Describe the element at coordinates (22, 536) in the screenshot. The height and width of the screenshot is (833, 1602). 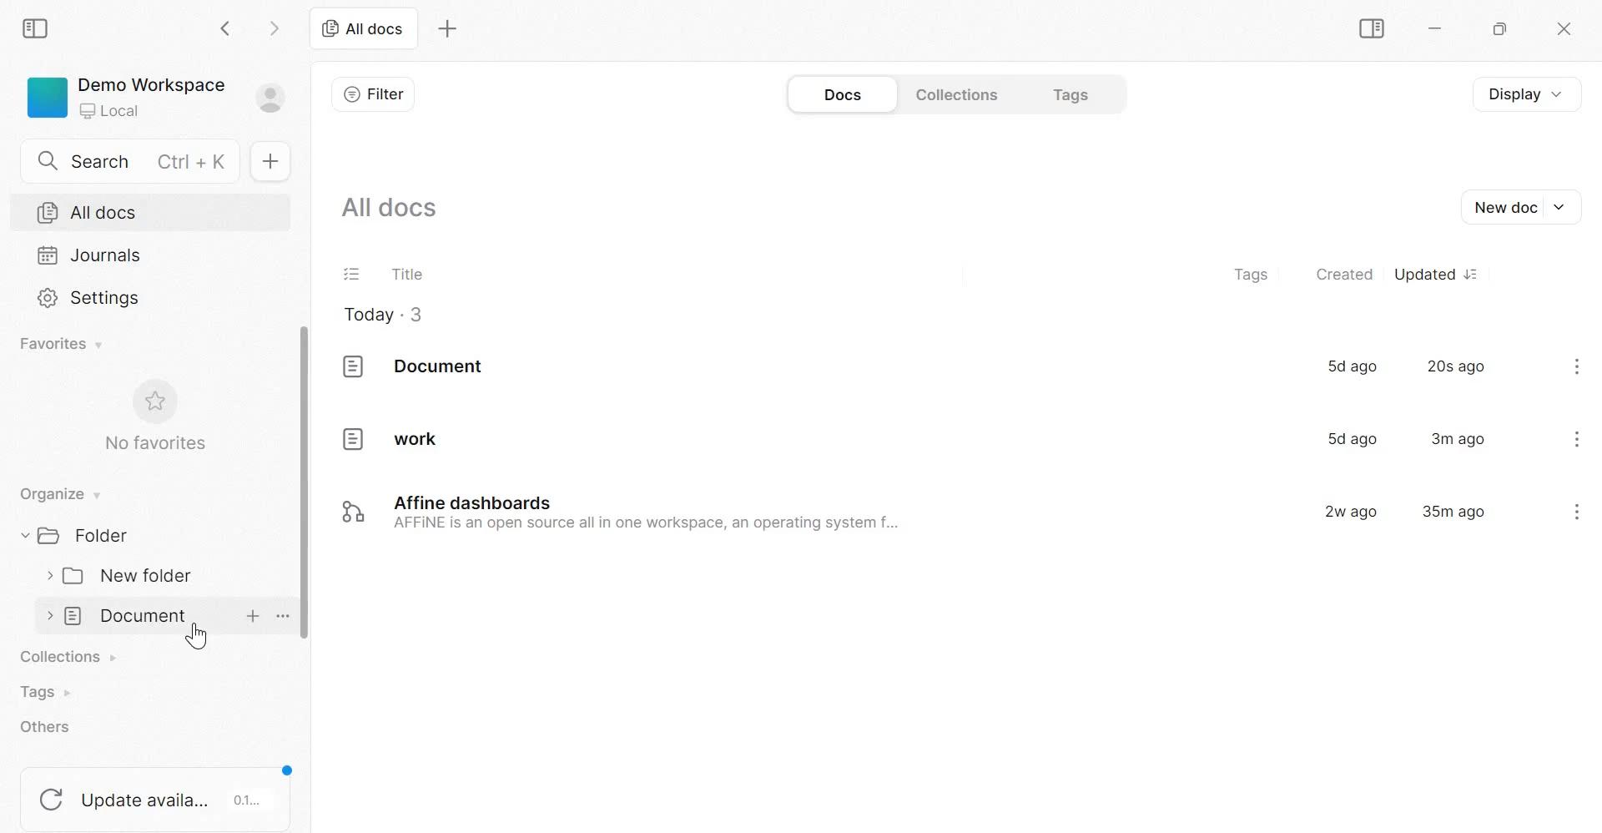
I see `collapse/expand` at that location.